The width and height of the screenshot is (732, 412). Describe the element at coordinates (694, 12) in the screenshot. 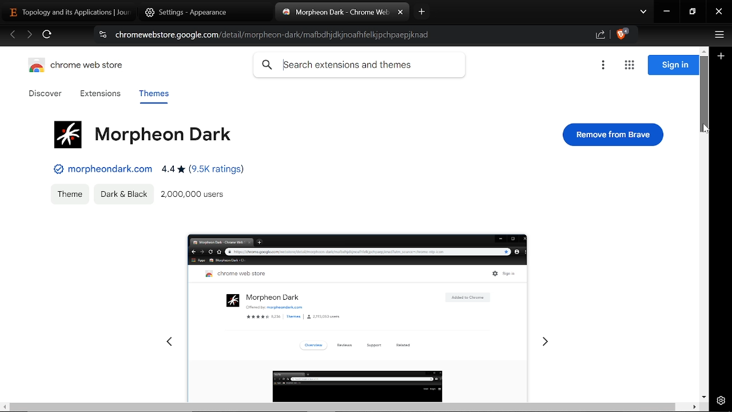

I see `REstore down` at that location.